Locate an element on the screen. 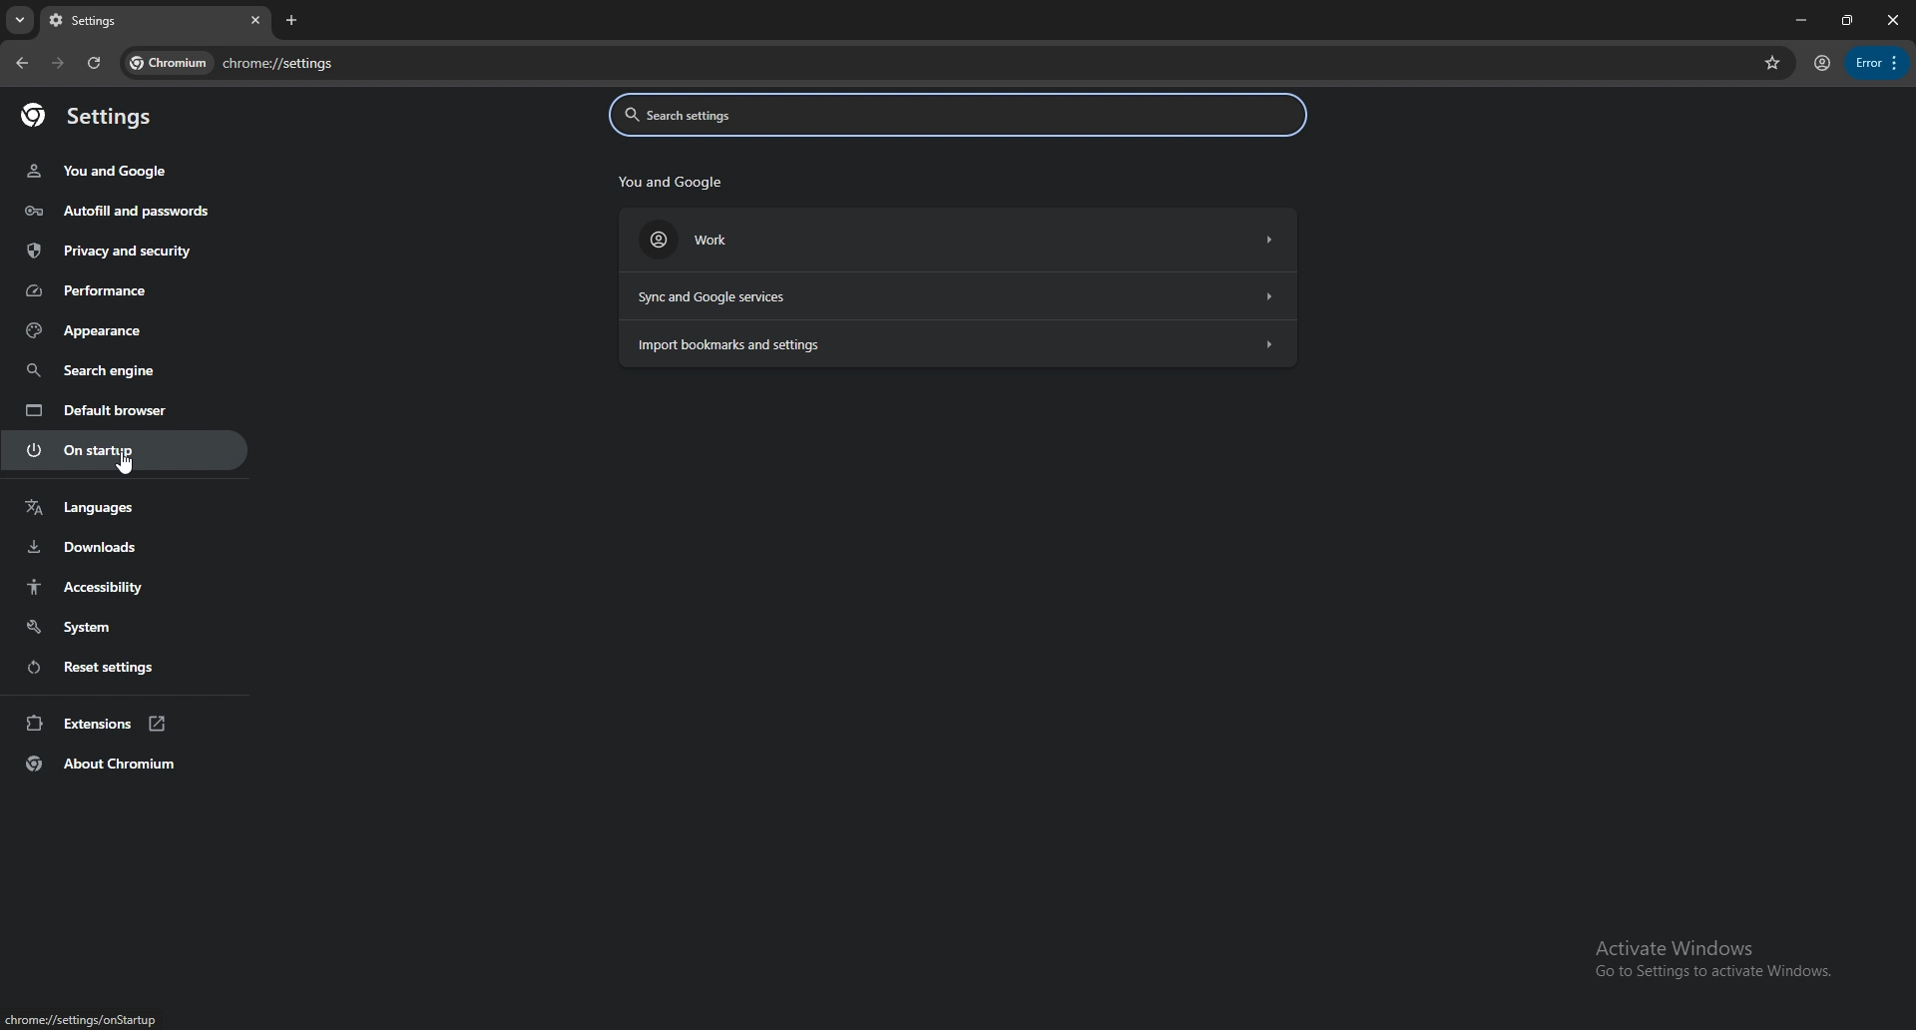 The width and height of the screenshot is (1916, 1030). search tabs is located at coordinates (20, 21).